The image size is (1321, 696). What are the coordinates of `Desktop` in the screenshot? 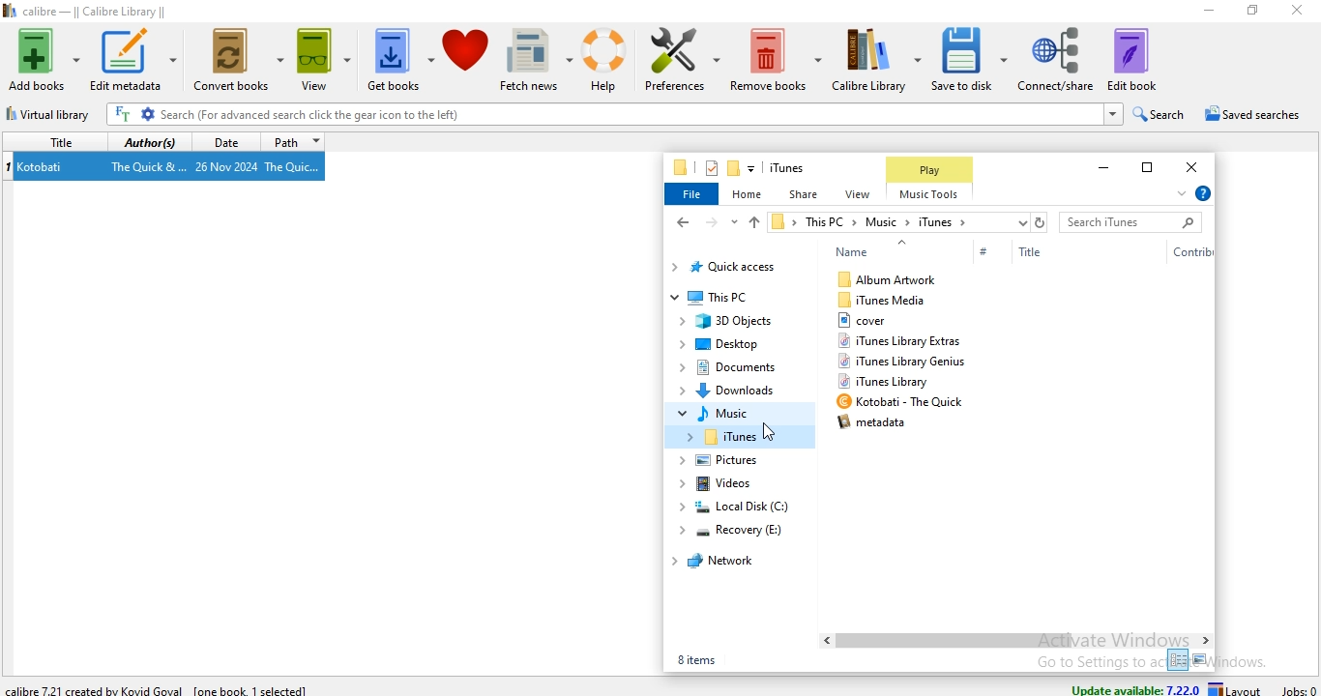 It's located at (728, 347).